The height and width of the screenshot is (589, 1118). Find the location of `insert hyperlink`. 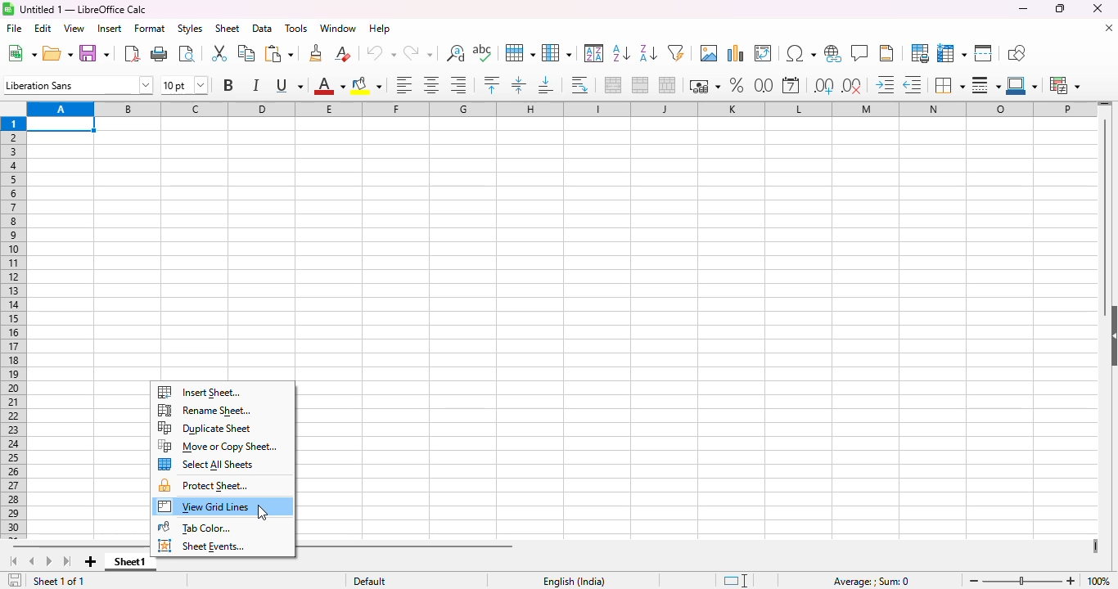

insert hyperlink is located at coordinates (833, 53).